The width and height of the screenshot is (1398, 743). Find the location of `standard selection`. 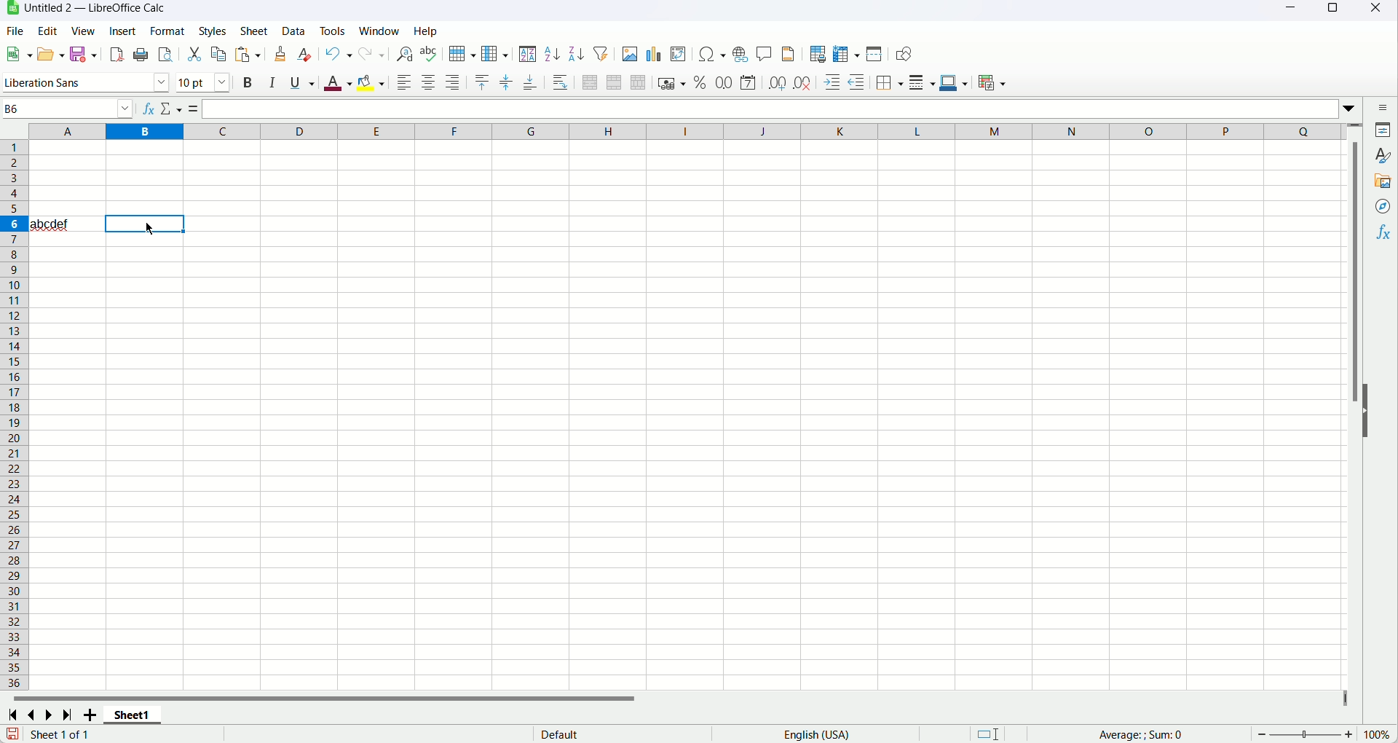

standard selection is located at coordinates (989, 733).